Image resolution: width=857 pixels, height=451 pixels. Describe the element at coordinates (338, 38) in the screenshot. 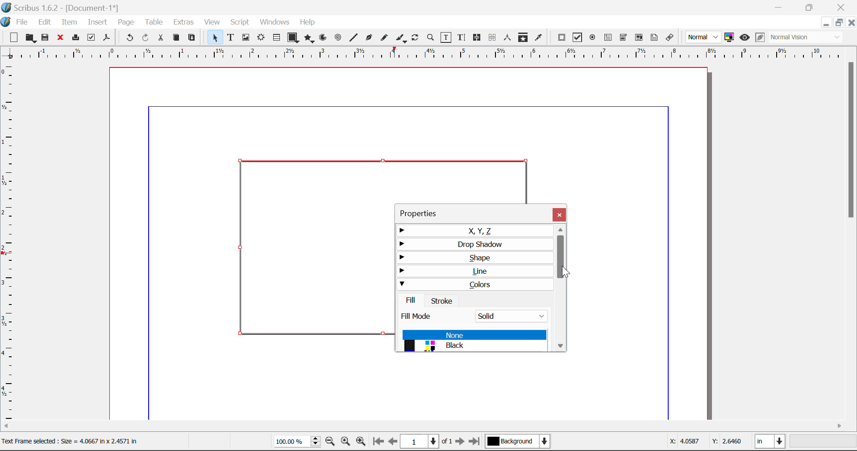

I see `Spiral` at that location.